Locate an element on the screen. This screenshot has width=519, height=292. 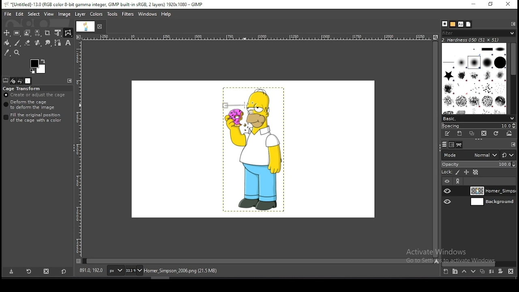
lock pixels is located at coordinates (457, 173).